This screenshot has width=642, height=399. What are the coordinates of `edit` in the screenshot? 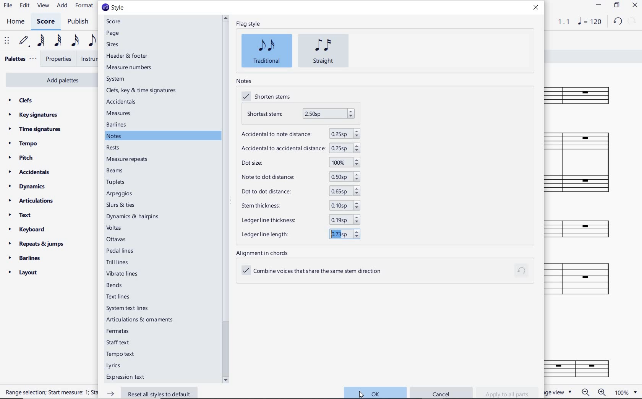 It's located at (24, 5).